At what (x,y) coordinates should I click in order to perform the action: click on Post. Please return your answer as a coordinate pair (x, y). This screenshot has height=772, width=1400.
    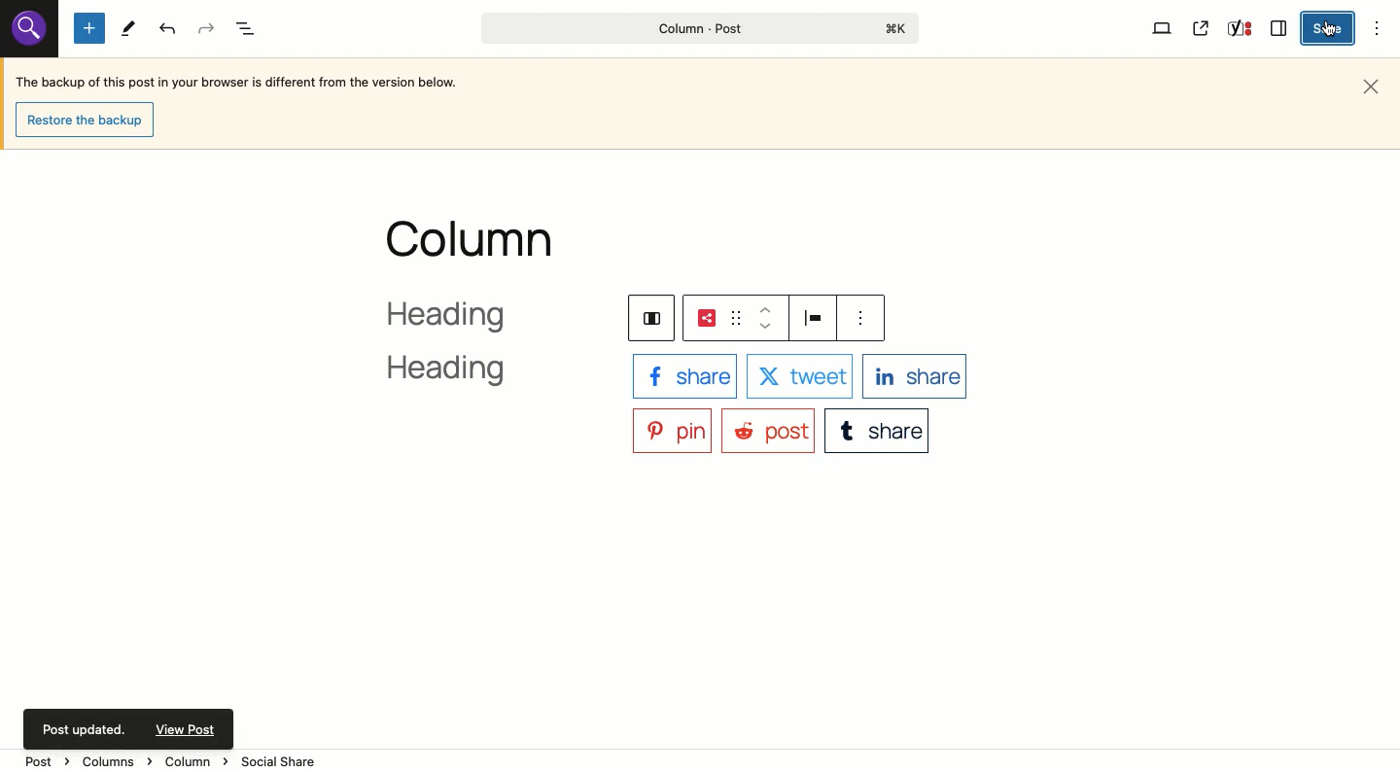
    Looking at the image, I should click on (767, 430).